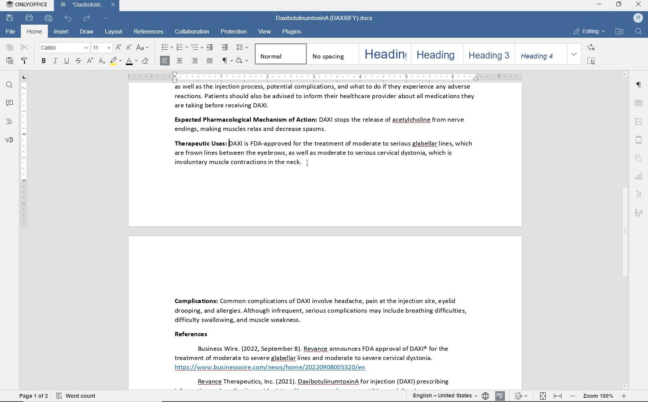 This screenshot has width=648, height=402. I want to click on highlight color, so click(116, 62).